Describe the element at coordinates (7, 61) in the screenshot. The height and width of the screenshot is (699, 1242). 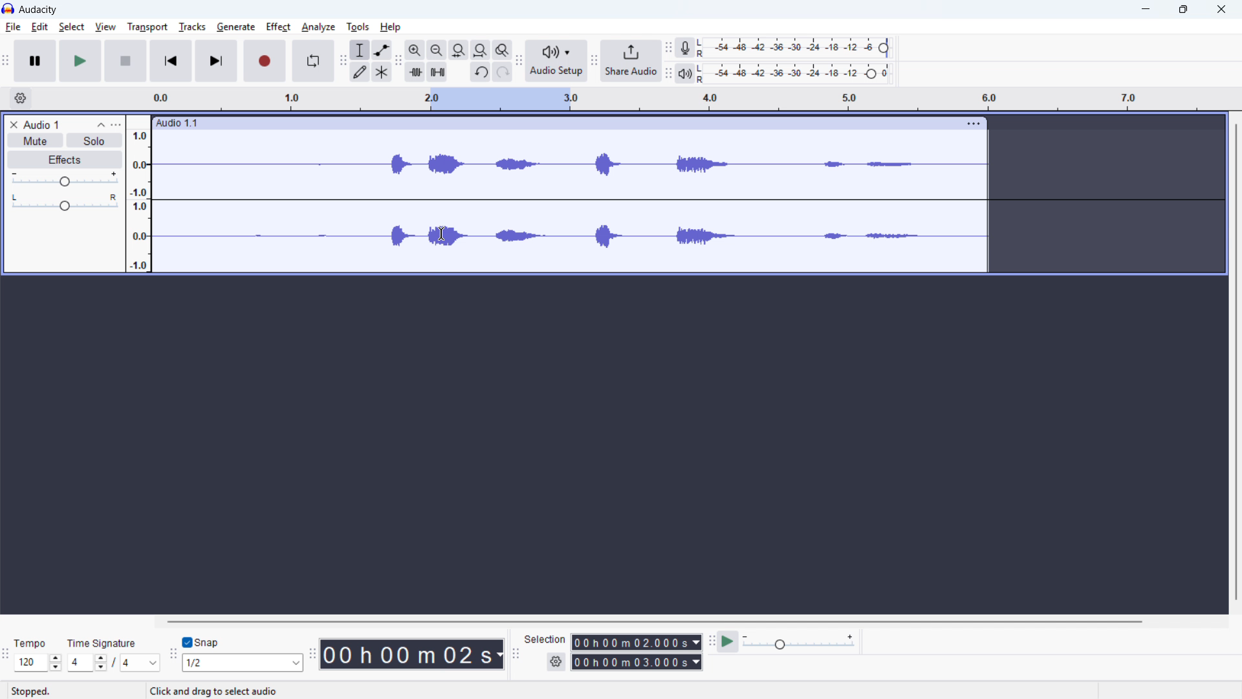
I see `Transport toolbar` at that location.